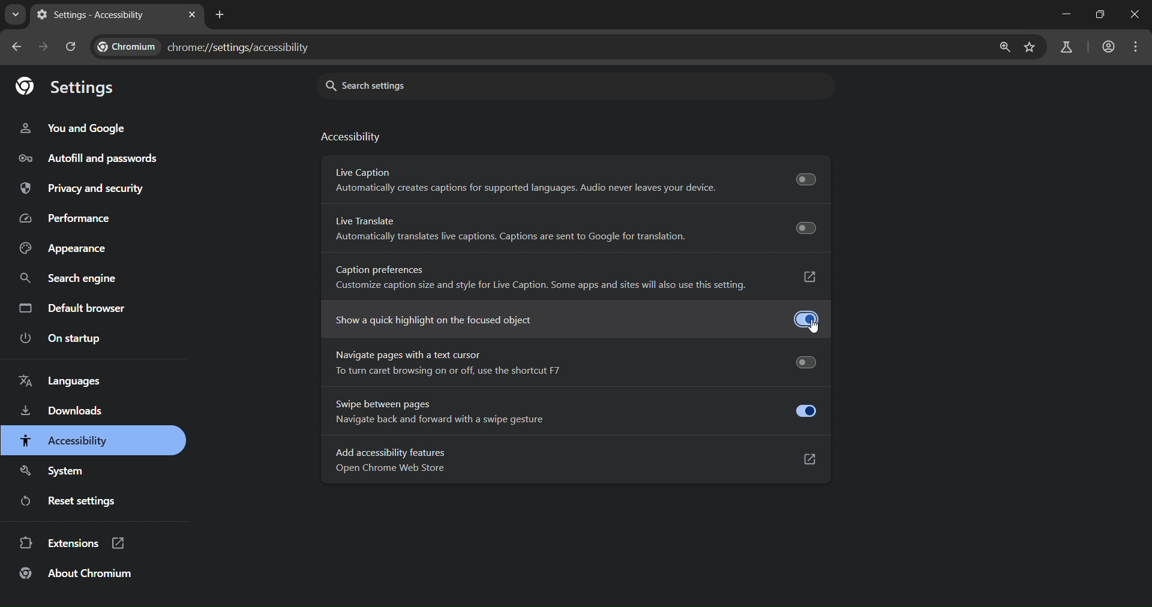 This screenshot has width=1152, height=607. What do you see at coordinates (44, 50) in the screenshot?
I see `go  forward one page` at bounding box center [44, 50].